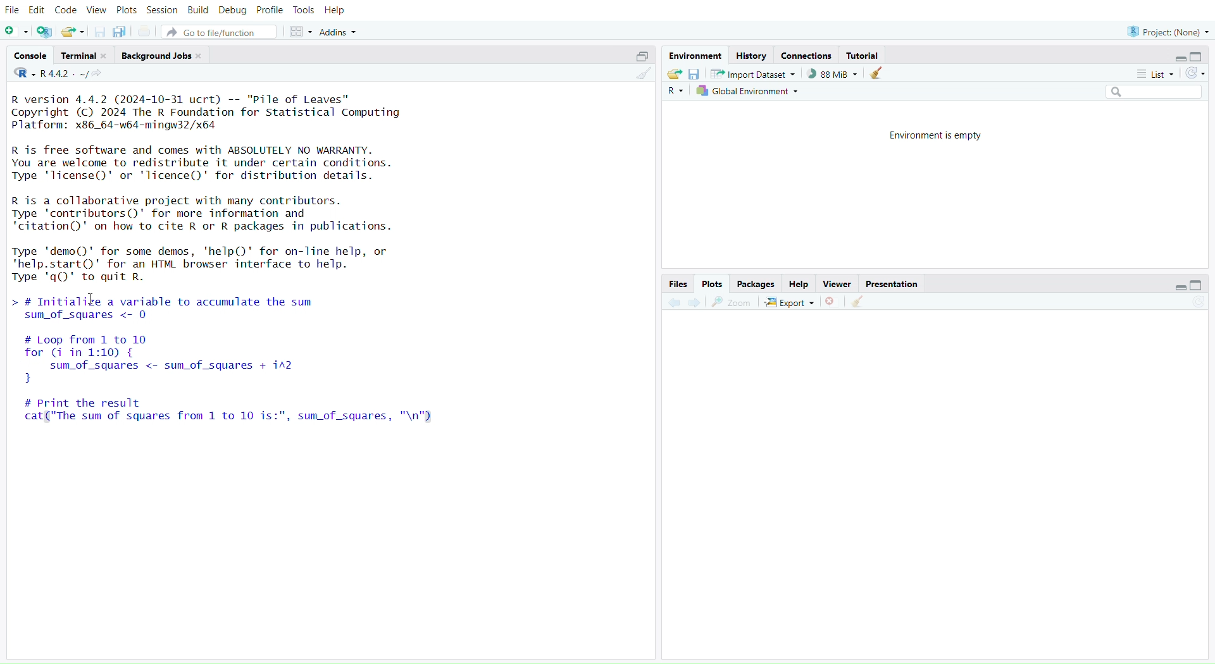 This screenshot has width=1215, height=664. What do you see at coordinates (99, 74) in the screenshot?
I see `view the current working directory` at bounding box center [99, 74].